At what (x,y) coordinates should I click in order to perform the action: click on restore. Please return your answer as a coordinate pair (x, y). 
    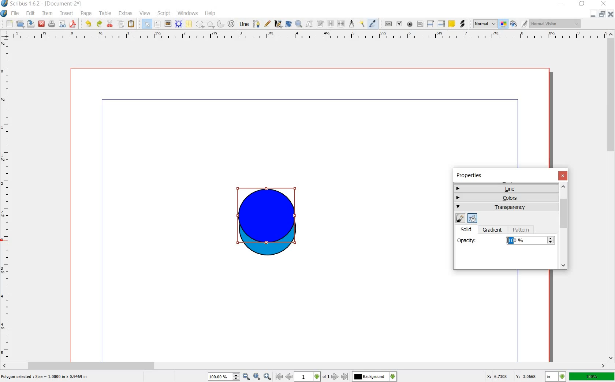
    Looking at the image, I should click on (602, 15).